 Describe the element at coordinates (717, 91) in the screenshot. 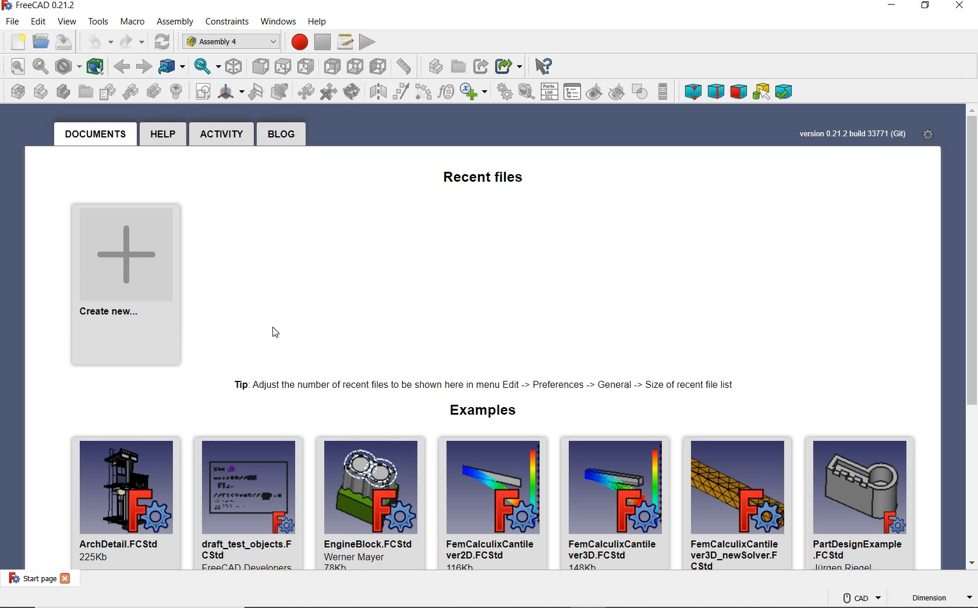

I see `select only edges` at that location.